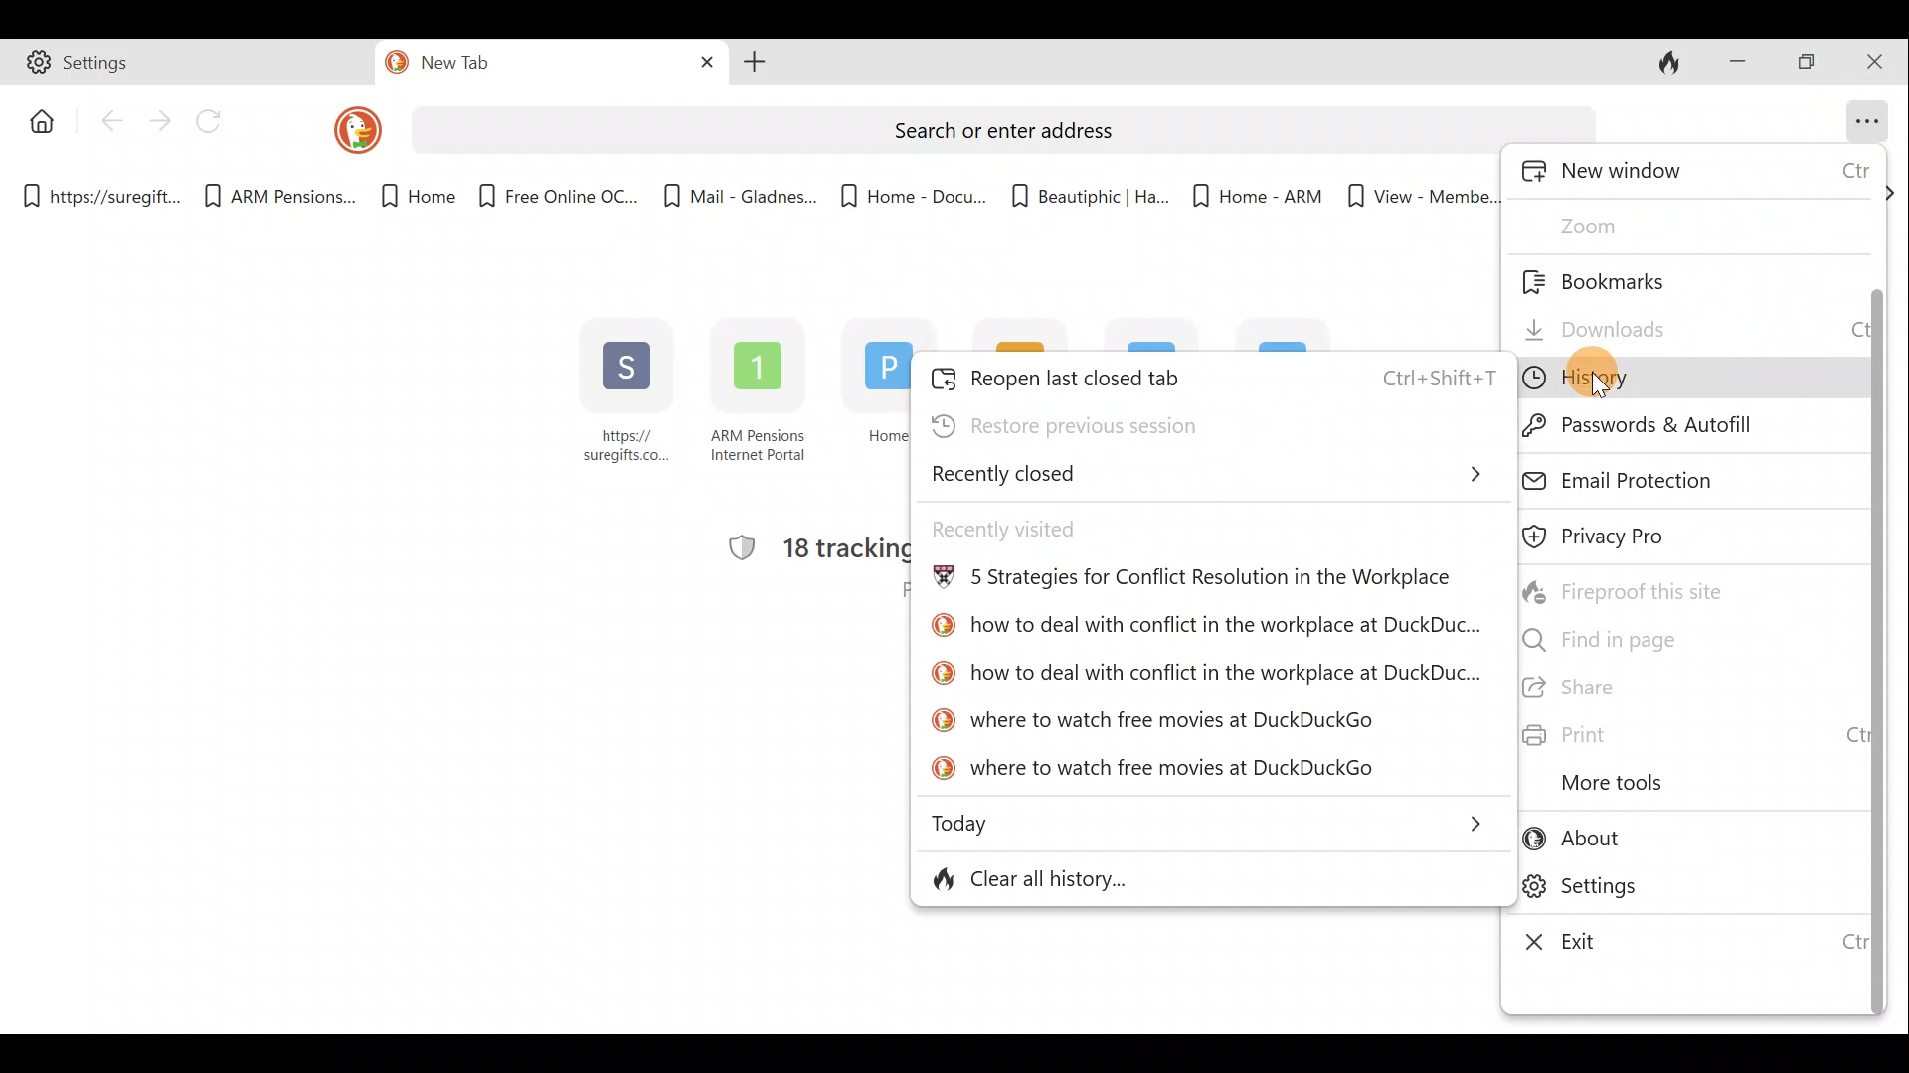 Image resolution: width=1909 pixels, height=1073 pixels. Describe the element at coordinates (1663, 638) in the screenshot. I see `Find in page` at that location.